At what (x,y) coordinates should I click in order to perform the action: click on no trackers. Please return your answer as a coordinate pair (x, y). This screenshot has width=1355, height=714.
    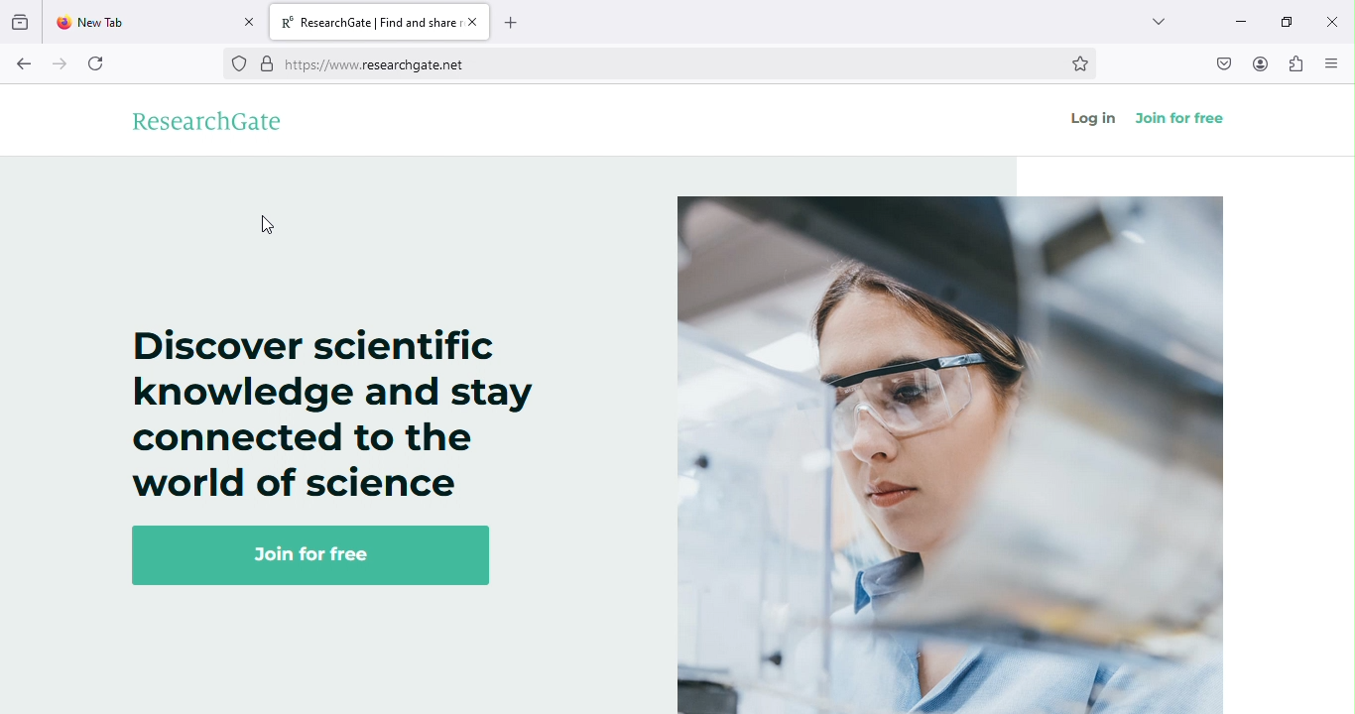
    Looking at the image, I should click on (240, 63).